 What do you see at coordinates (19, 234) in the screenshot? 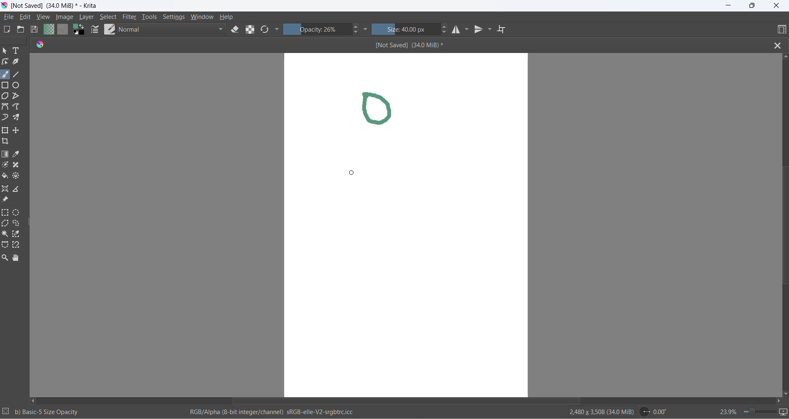
I see `similar color selection tool` at bounding box center [19, 234].